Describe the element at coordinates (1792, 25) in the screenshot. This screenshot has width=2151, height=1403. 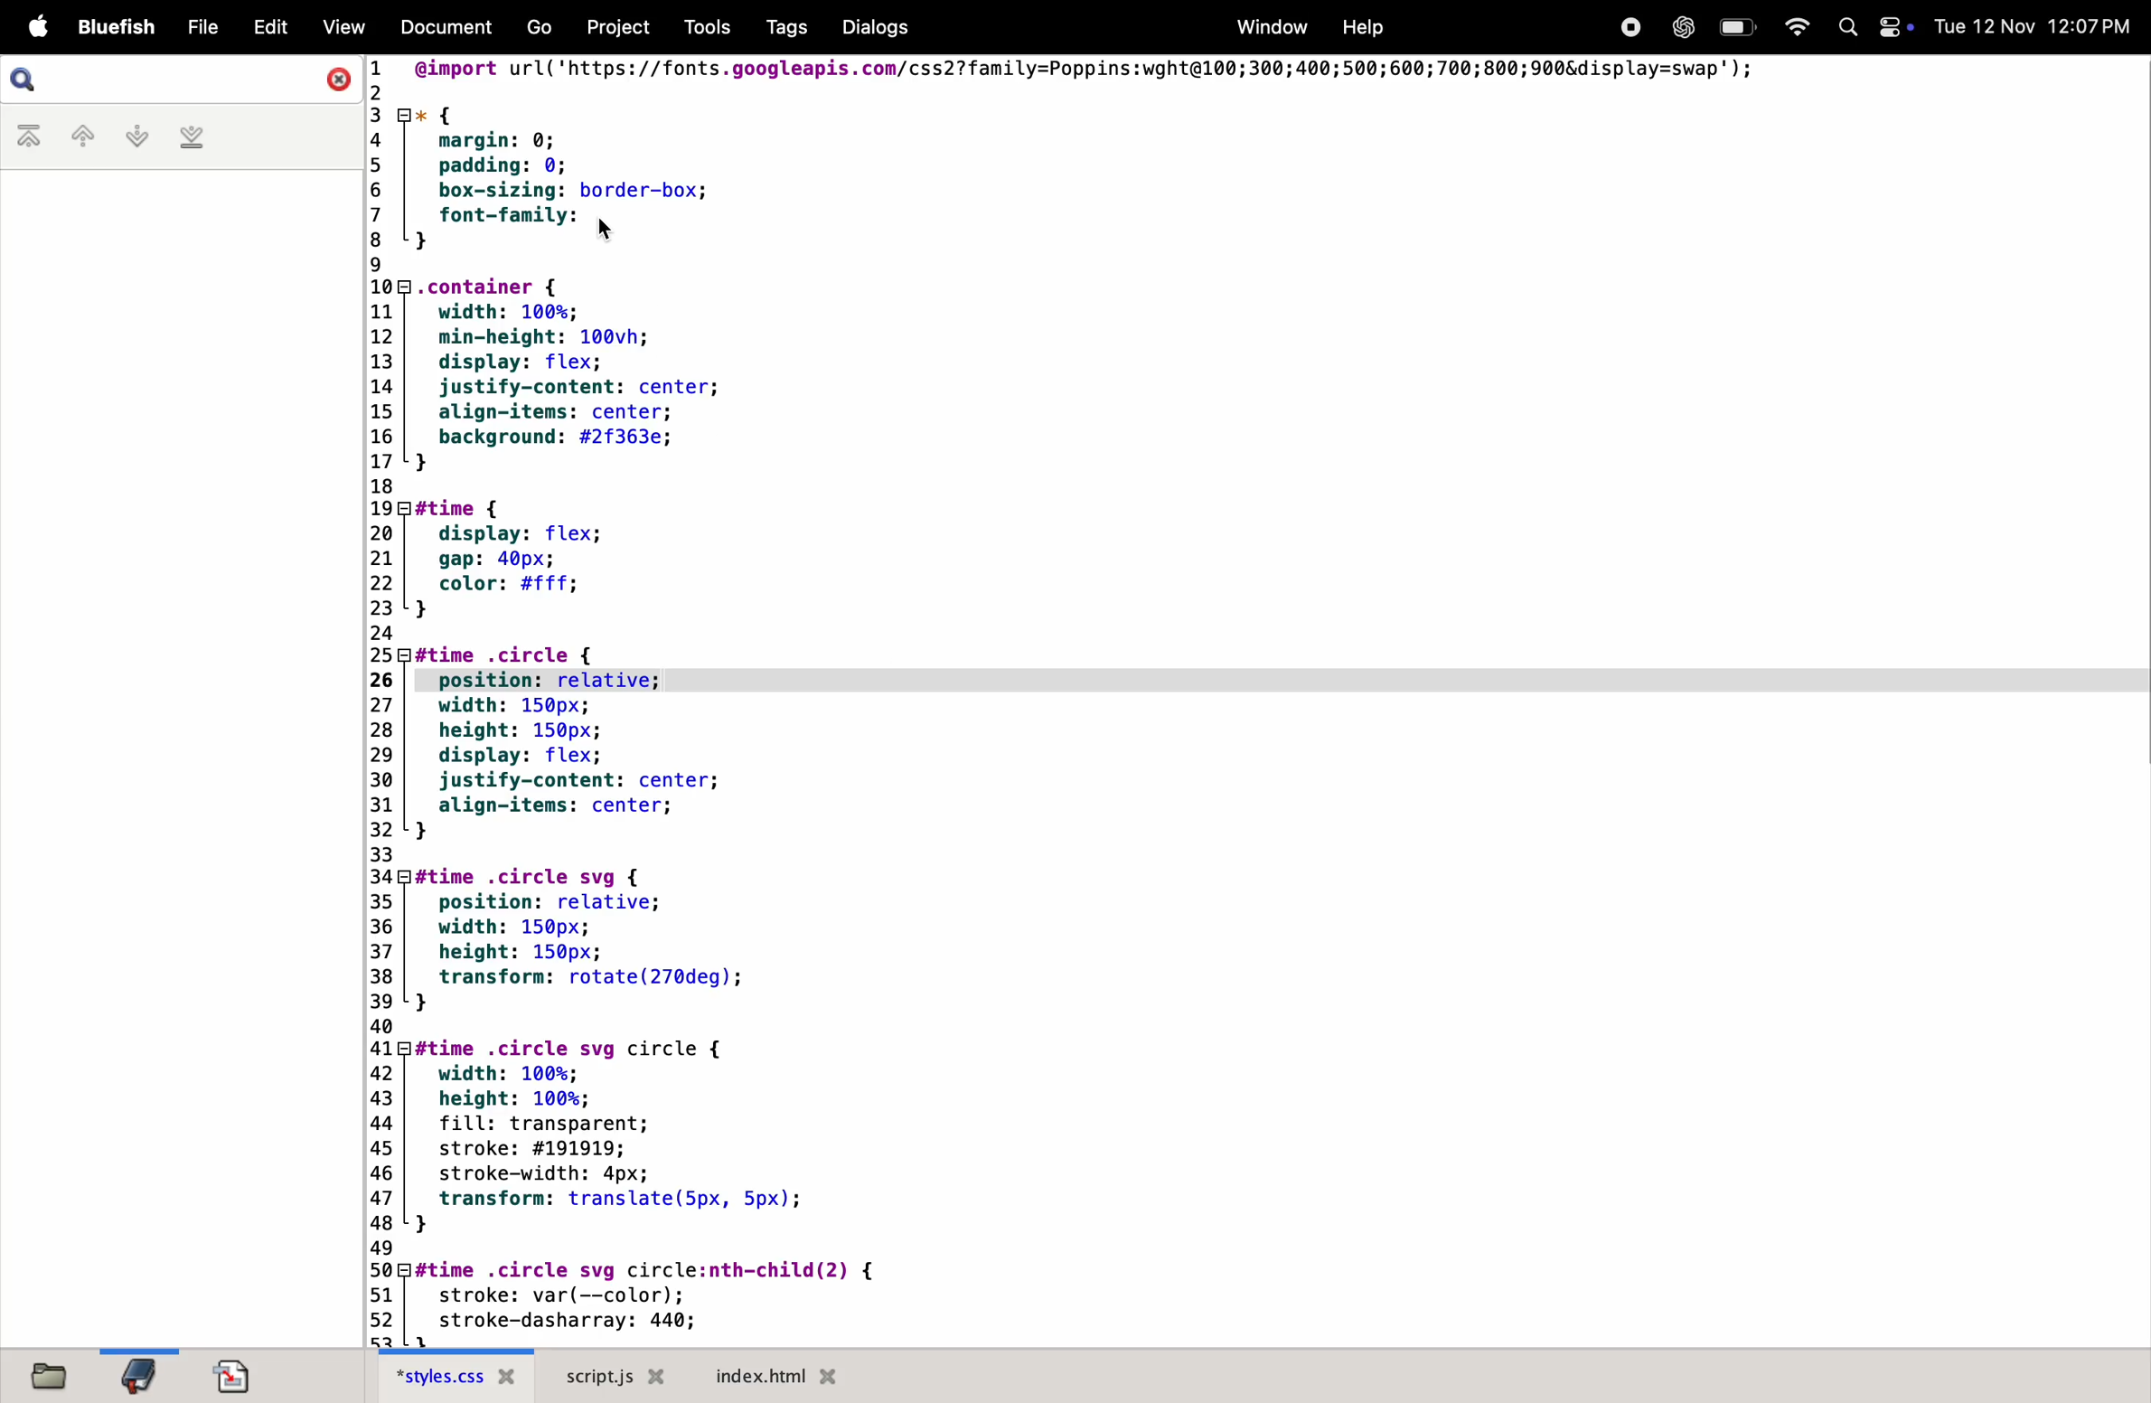
I see `wifi` at that location.